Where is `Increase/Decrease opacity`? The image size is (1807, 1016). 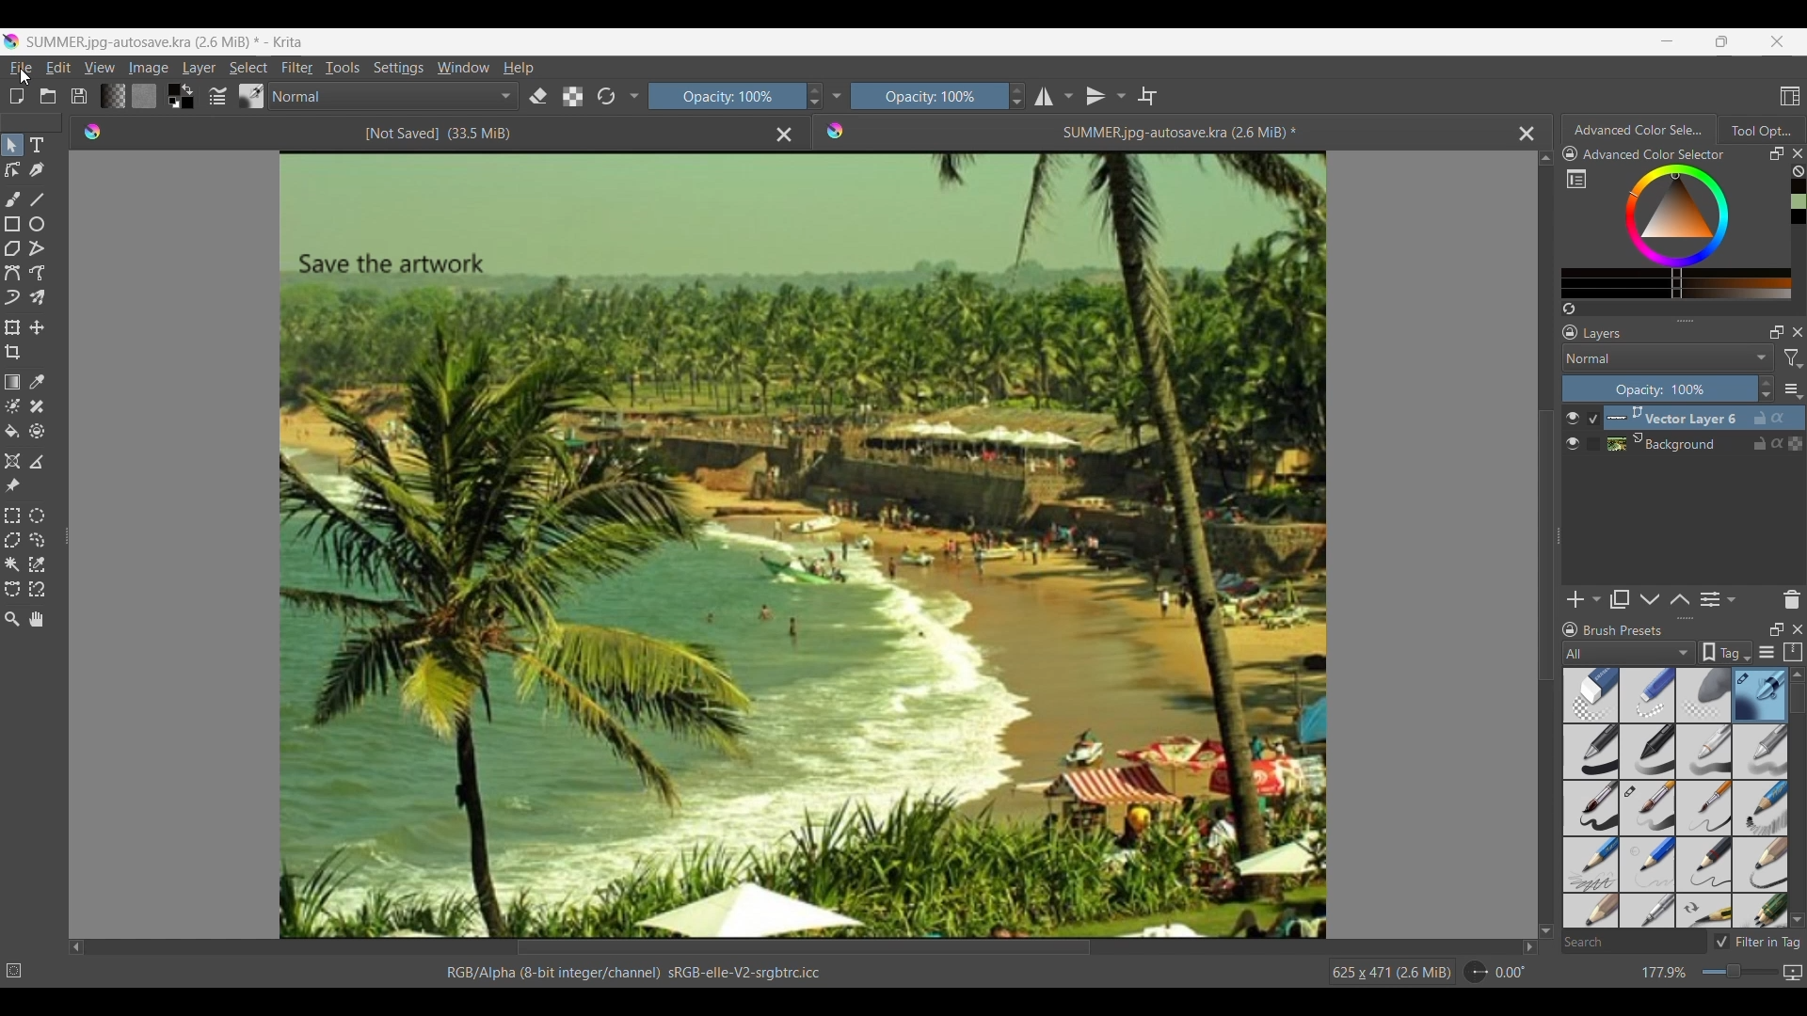
Increase/Decrease opacity is located at coordinates (1767, 389).